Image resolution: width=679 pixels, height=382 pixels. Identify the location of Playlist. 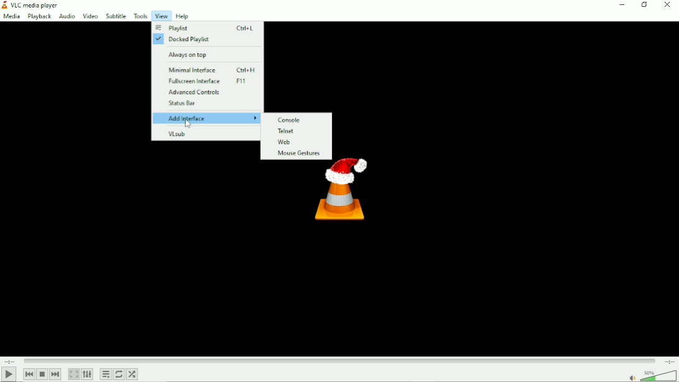
(205, 28).